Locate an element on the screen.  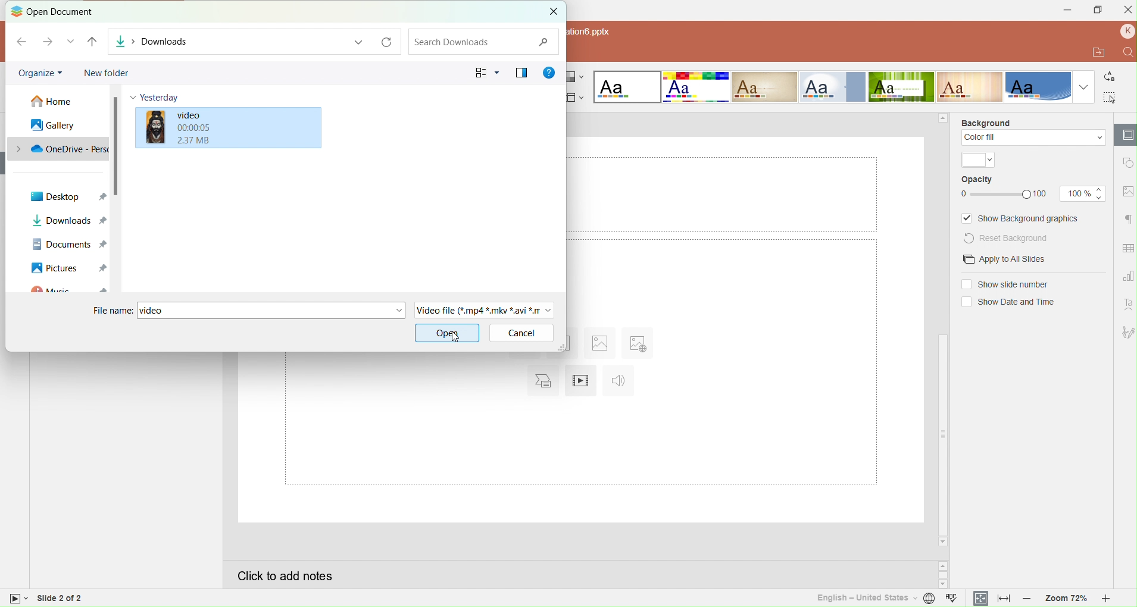
Insert audio is located at coordinates (620, 383).